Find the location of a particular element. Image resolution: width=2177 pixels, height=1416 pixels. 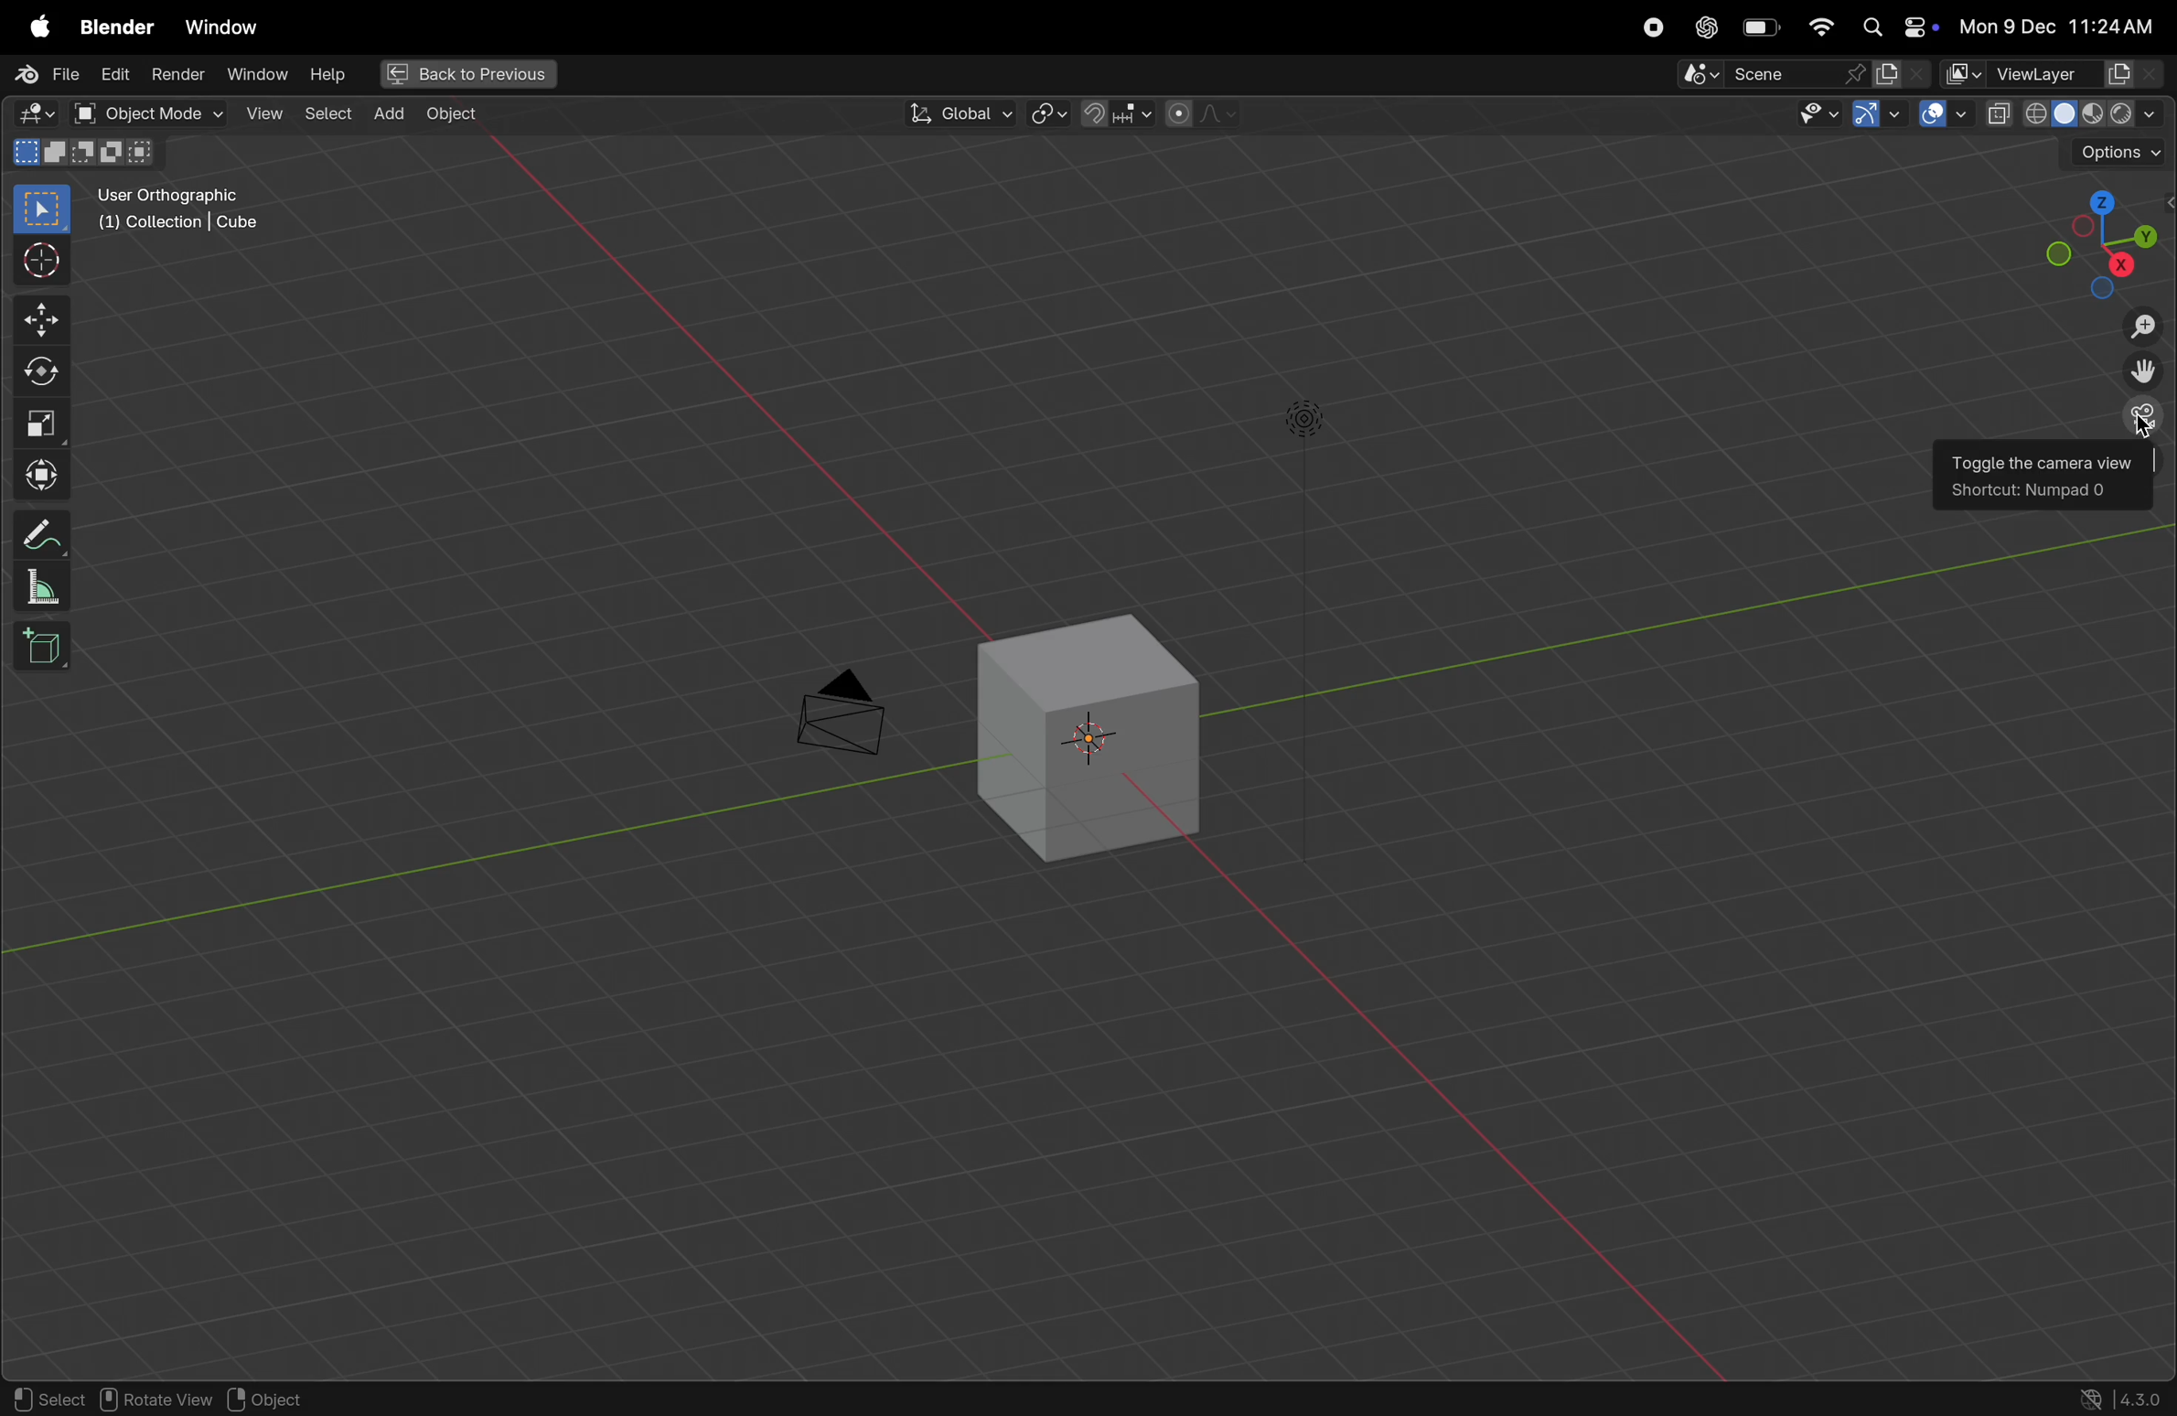

snapping is located at coordinates (1112, 113).